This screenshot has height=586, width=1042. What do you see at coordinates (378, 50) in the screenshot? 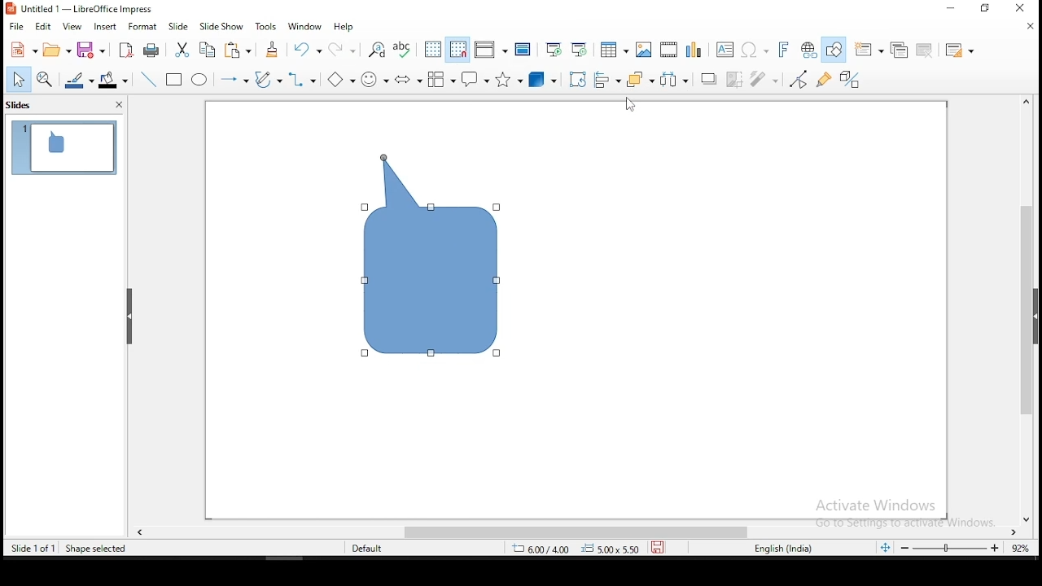
I see `find and replace` at bounding box center [378, 50].